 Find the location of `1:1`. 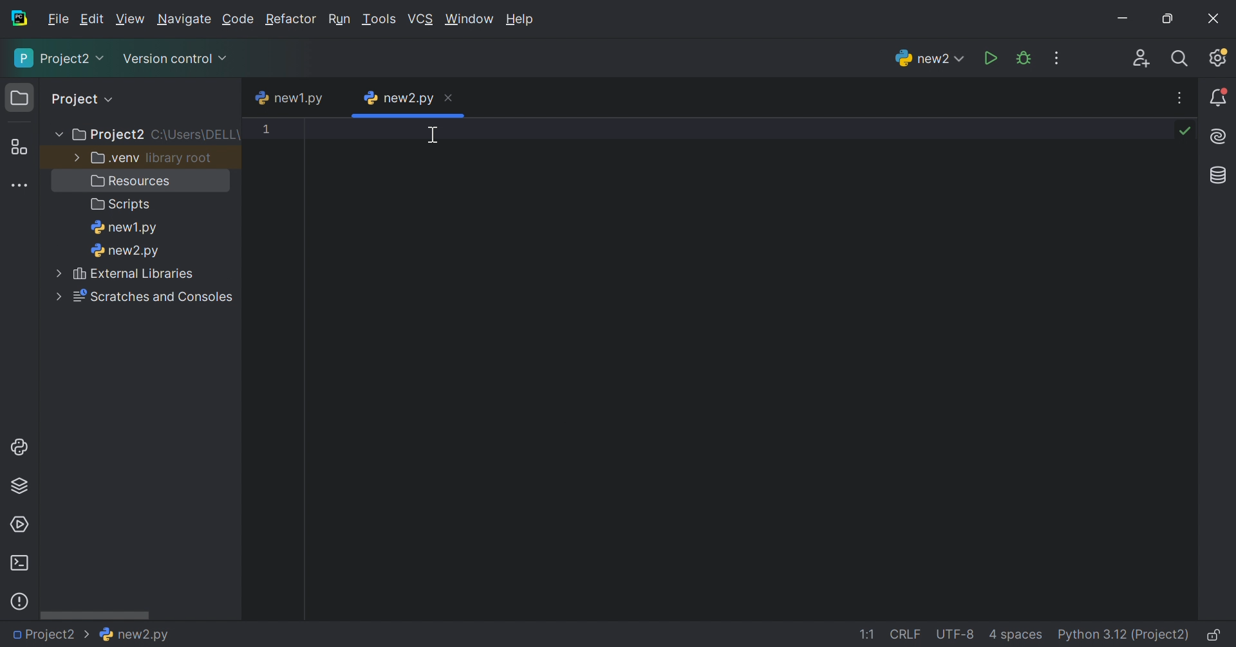

1:1 is located at coordinates (867, 635).